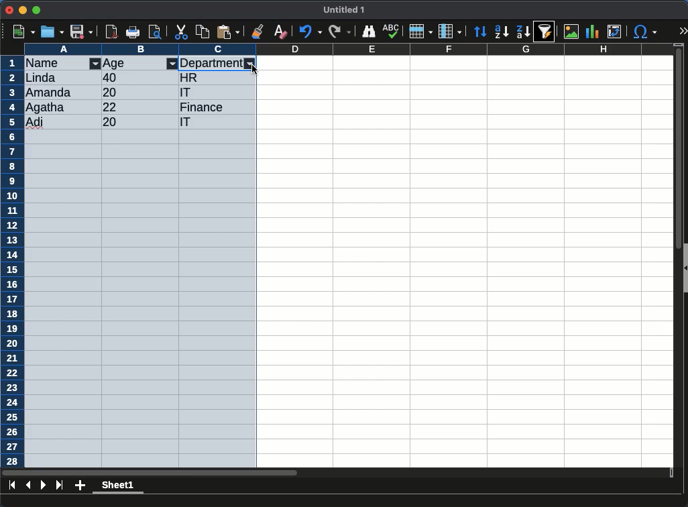 This screenshot has height=507, width=688. What do you see at coordinates (228, 32) in the screenshot?
I see `paste` at bounding box center [228, 32].